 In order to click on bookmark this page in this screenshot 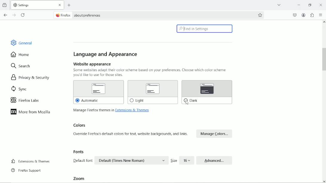, I will do `click(260, 15)`.